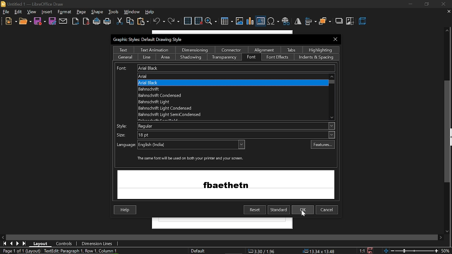 The width and height of the screenshot is (452, 254). I want to click on dimension lines, so click(96, 244).